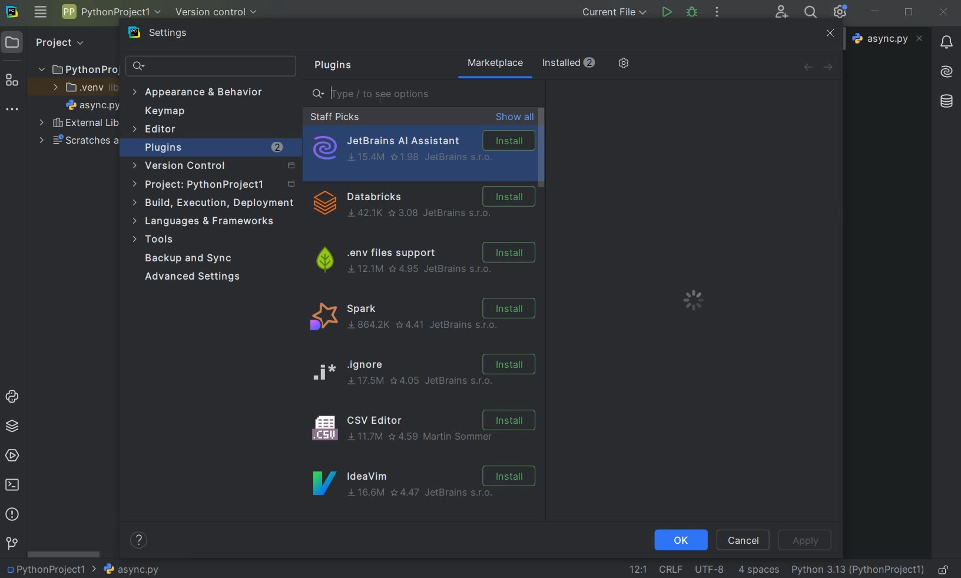  I want to click on AI Assistant, so click(946, 72).